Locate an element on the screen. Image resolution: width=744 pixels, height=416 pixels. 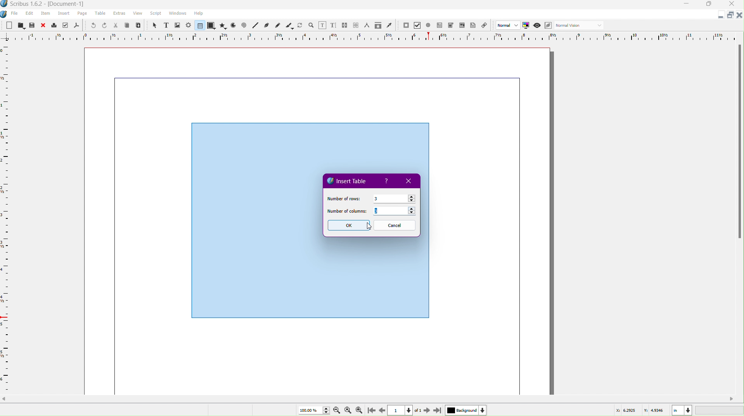
Edit is located at coordinates (29, 13).